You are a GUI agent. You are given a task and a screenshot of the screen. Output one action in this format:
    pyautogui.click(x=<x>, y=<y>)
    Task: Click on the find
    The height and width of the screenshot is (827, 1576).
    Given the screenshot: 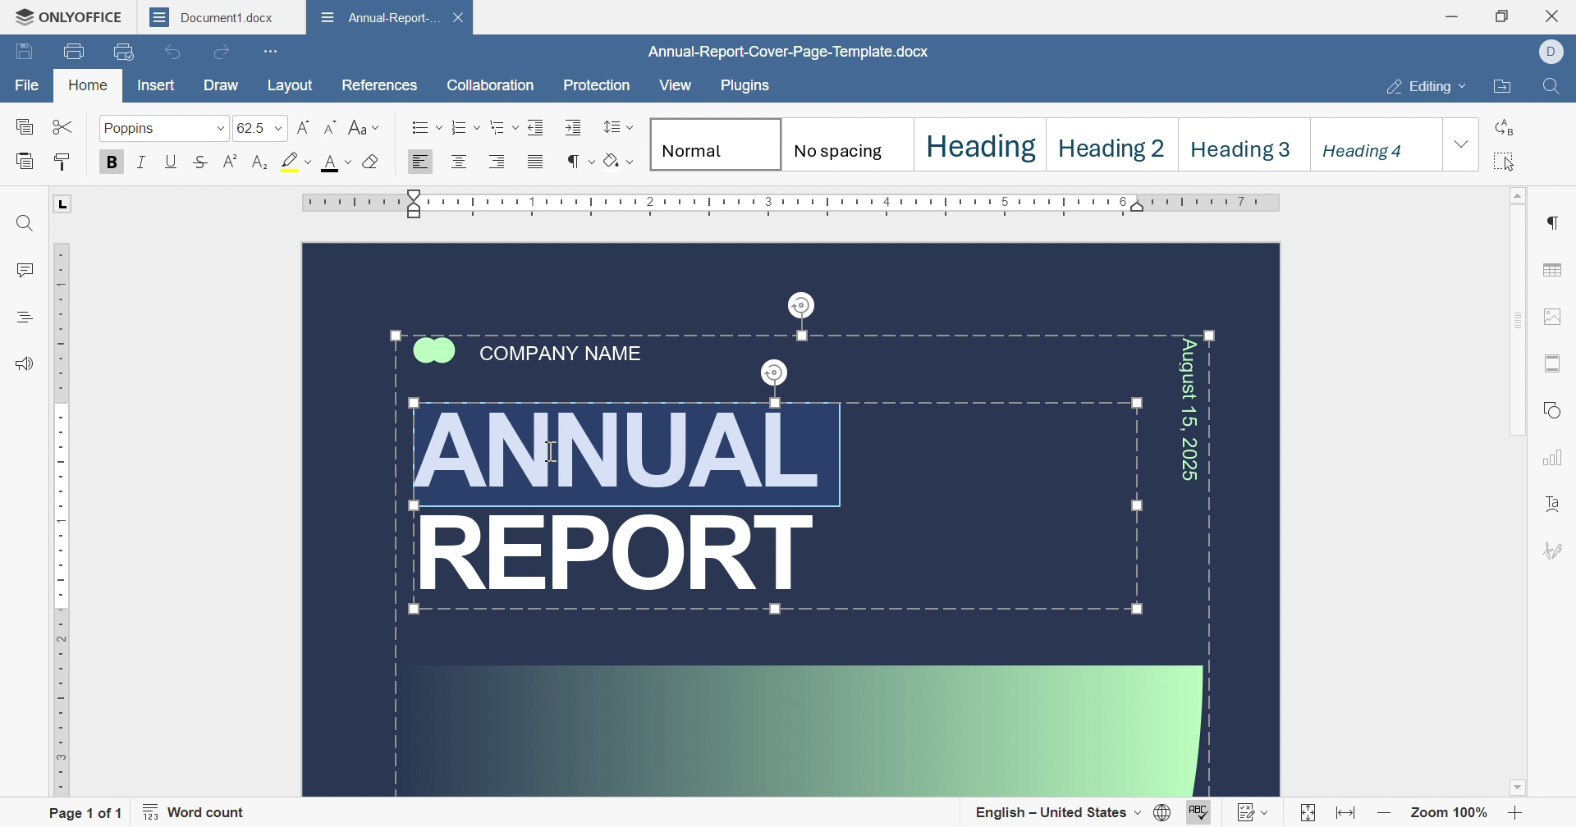 What is the action you would take?
    pyautogui.click(x=1554, y=88)
    